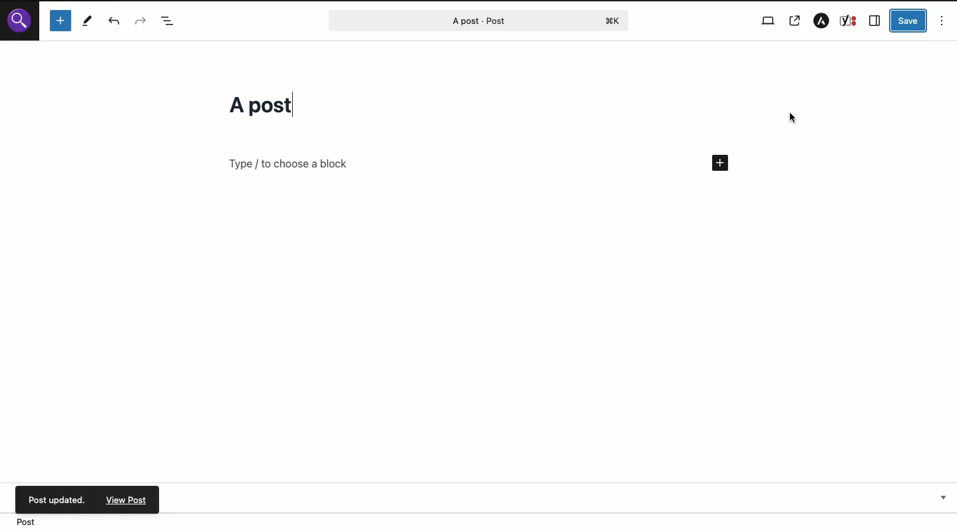  What do you see at coordinates (126, 498) in the screenshot?
I see `View post` at bounding box center [126, 498].